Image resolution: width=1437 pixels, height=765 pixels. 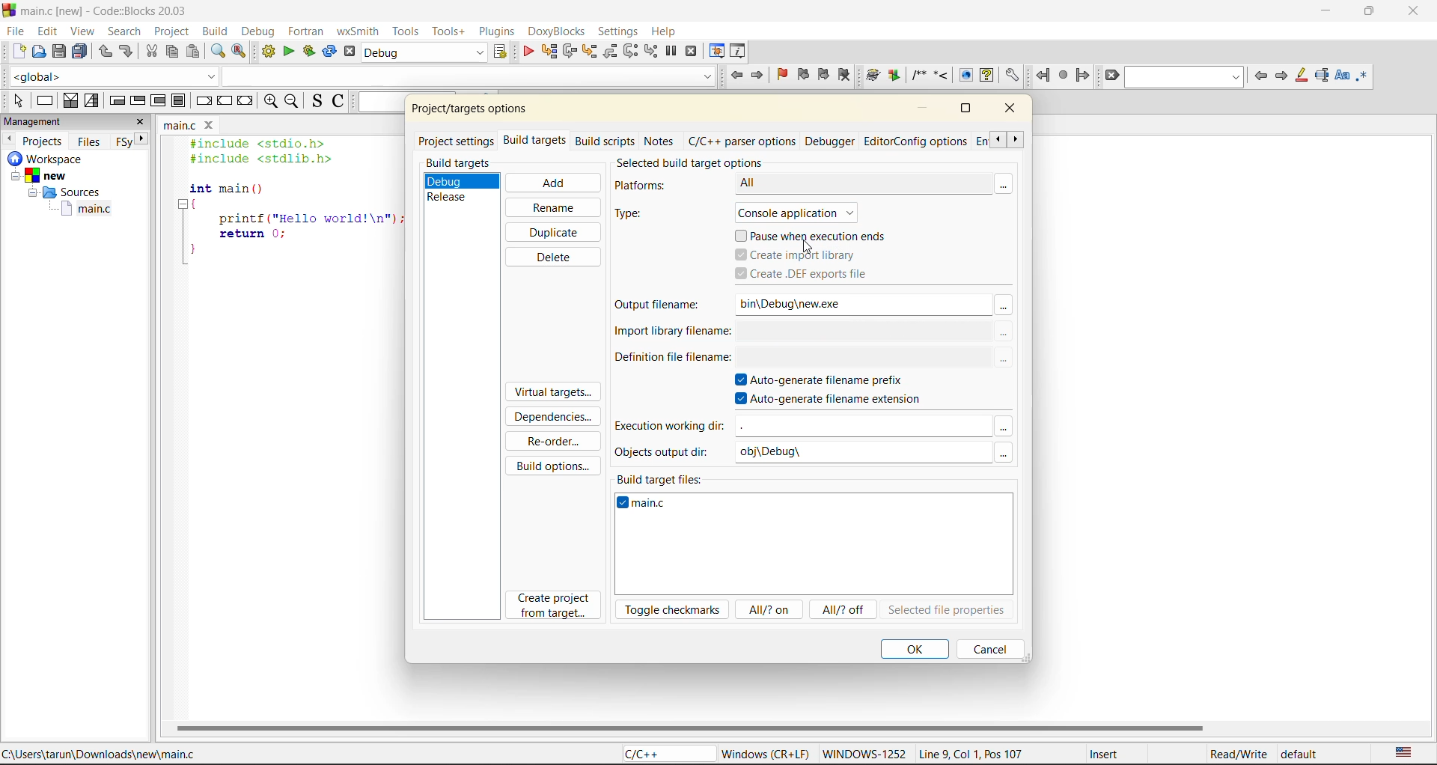 I want to click on continue instruction , so click(x=225, y=102).